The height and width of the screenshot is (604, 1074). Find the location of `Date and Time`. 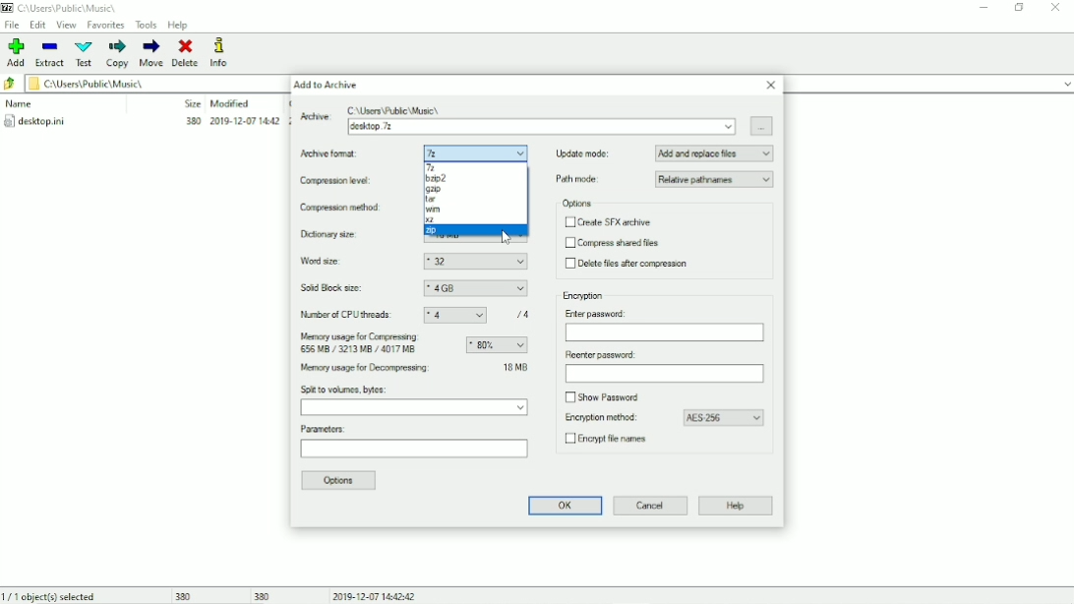

Date and Time is located at coordinates (378, 595).